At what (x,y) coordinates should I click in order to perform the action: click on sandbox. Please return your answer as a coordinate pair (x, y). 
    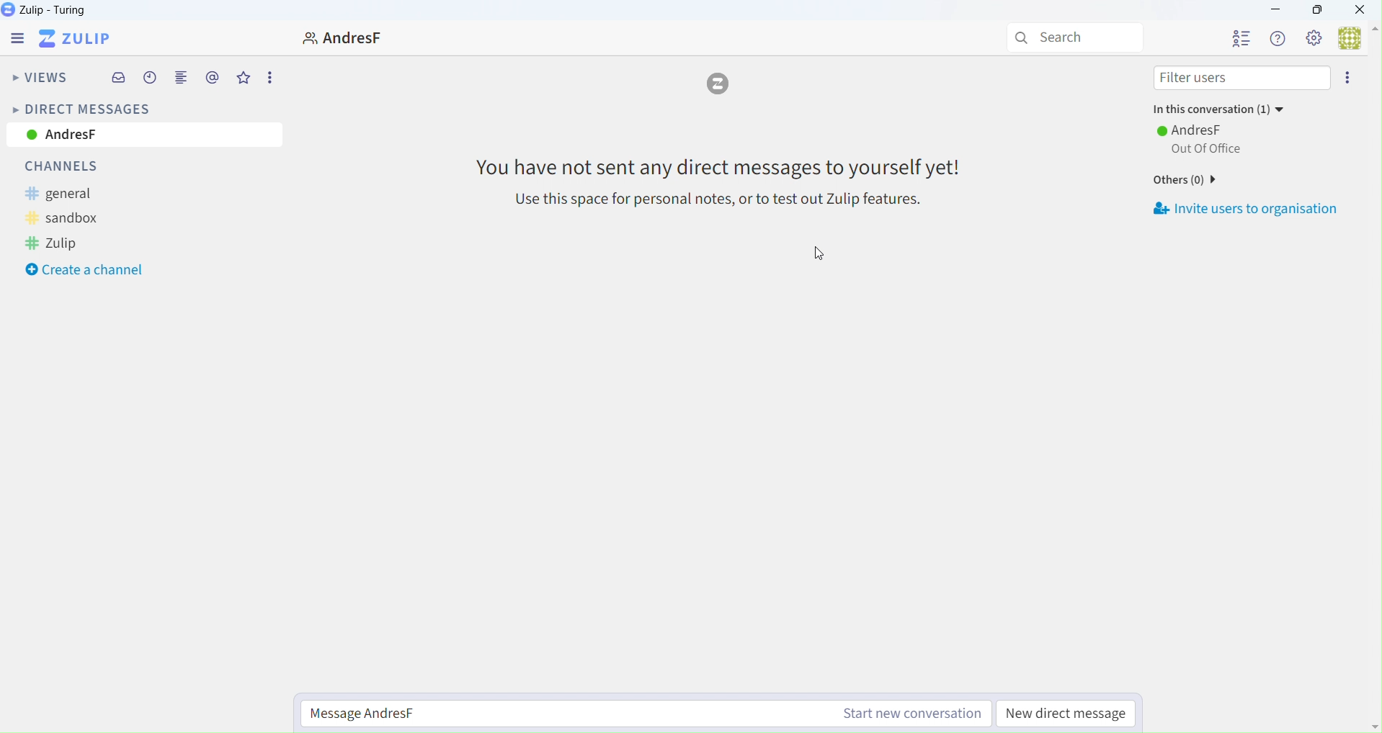
    Looking at the image, I should click on (75, 218).